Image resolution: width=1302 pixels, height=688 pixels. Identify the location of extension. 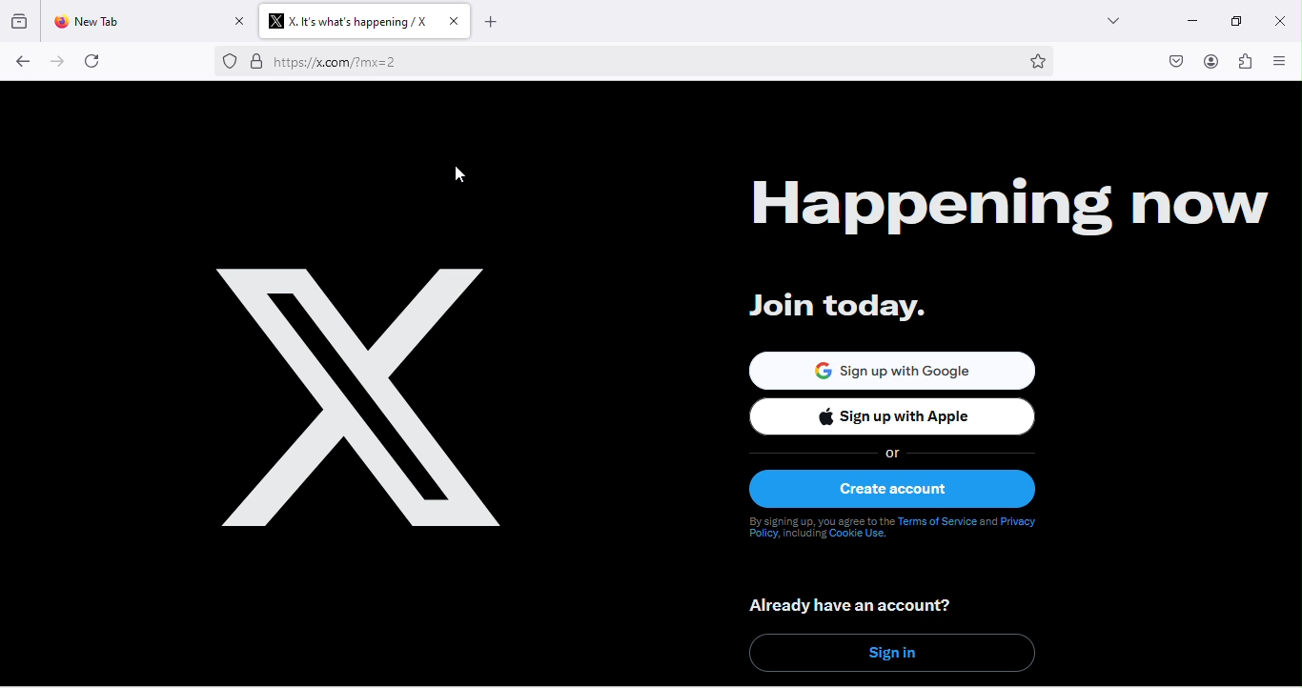
(1246, 62).